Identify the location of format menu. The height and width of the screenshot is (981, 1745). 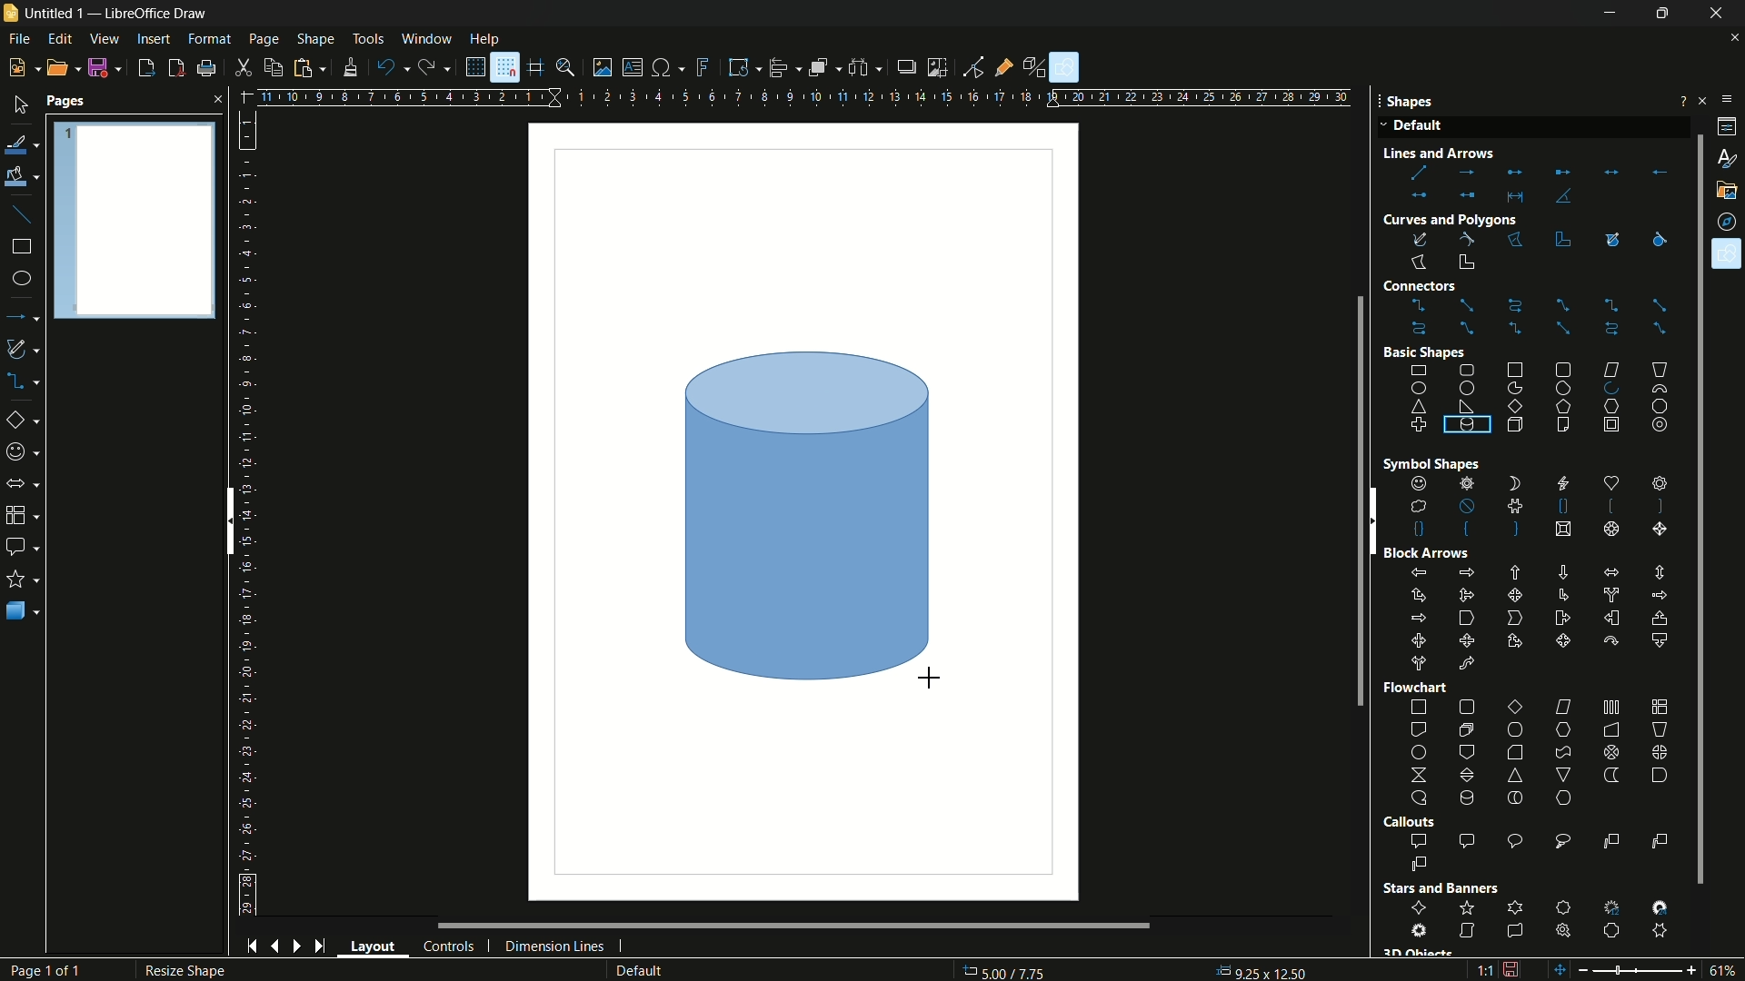
(209, 39).